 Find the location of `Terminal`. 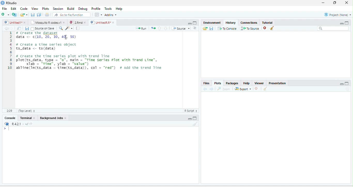

Terminal is located at coordinates (25, 118).